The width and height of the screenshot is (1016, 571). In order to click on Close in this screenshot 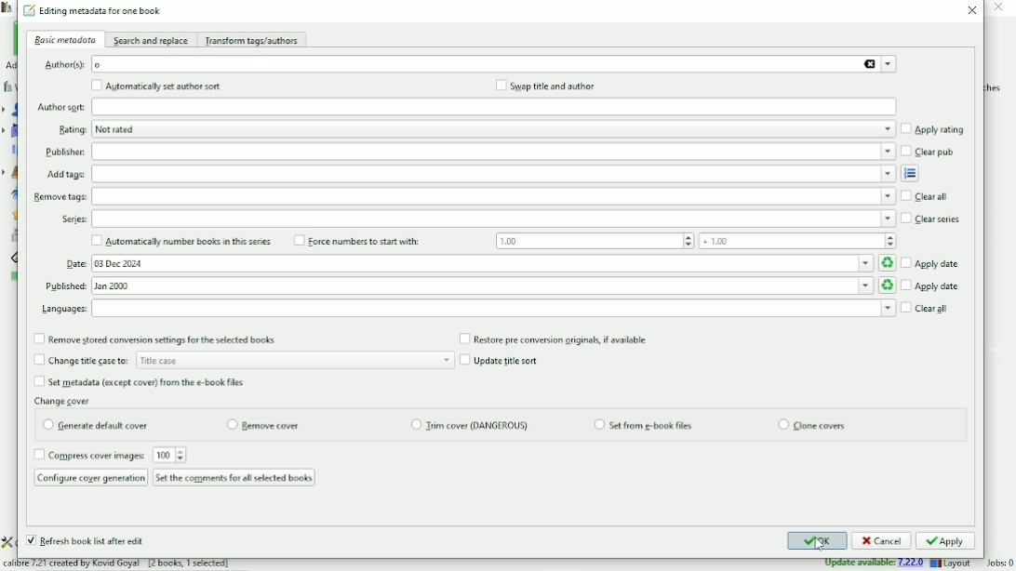, I will do `click(973, 11)`.